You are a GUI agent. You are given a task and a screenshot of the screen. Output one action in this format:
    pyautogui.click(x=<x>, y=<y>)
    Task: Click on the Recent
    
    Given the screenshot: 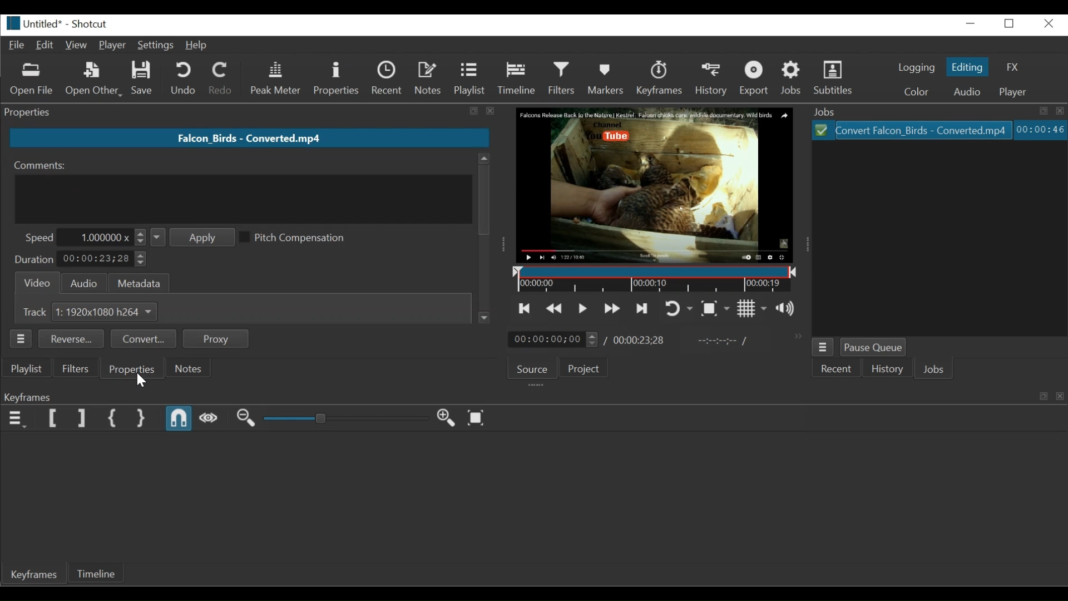 What is the action you would take?
    pyautogui.click(x=386, y=79)
    